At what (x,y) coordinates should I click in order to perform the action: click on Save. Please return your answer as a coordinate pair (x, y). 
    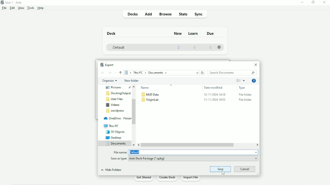
    Looking at the image, I should click on (220, 170).